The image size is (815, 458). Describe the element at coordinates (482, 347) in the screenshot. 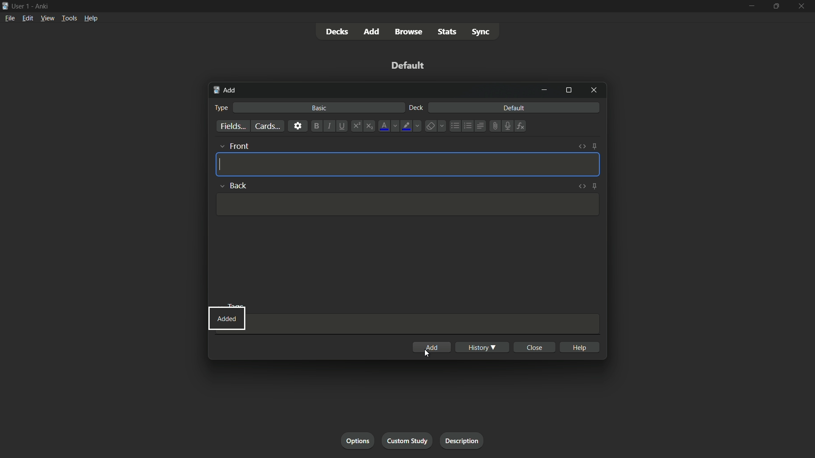

I see `history` at that location.